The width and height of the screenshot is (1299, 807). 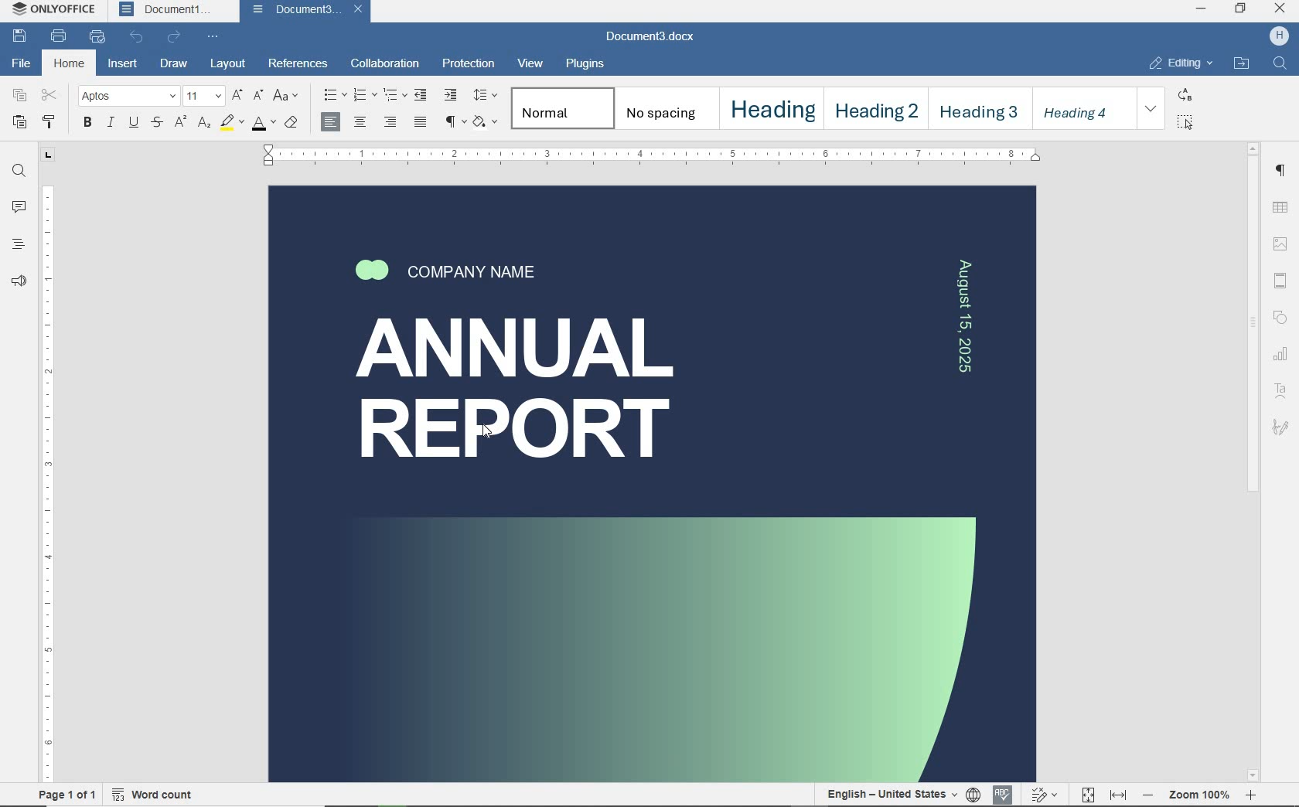 What do you see at coordinates (421, 122) in the screenshot?
I see `justified` at bounding box center [421, 122].